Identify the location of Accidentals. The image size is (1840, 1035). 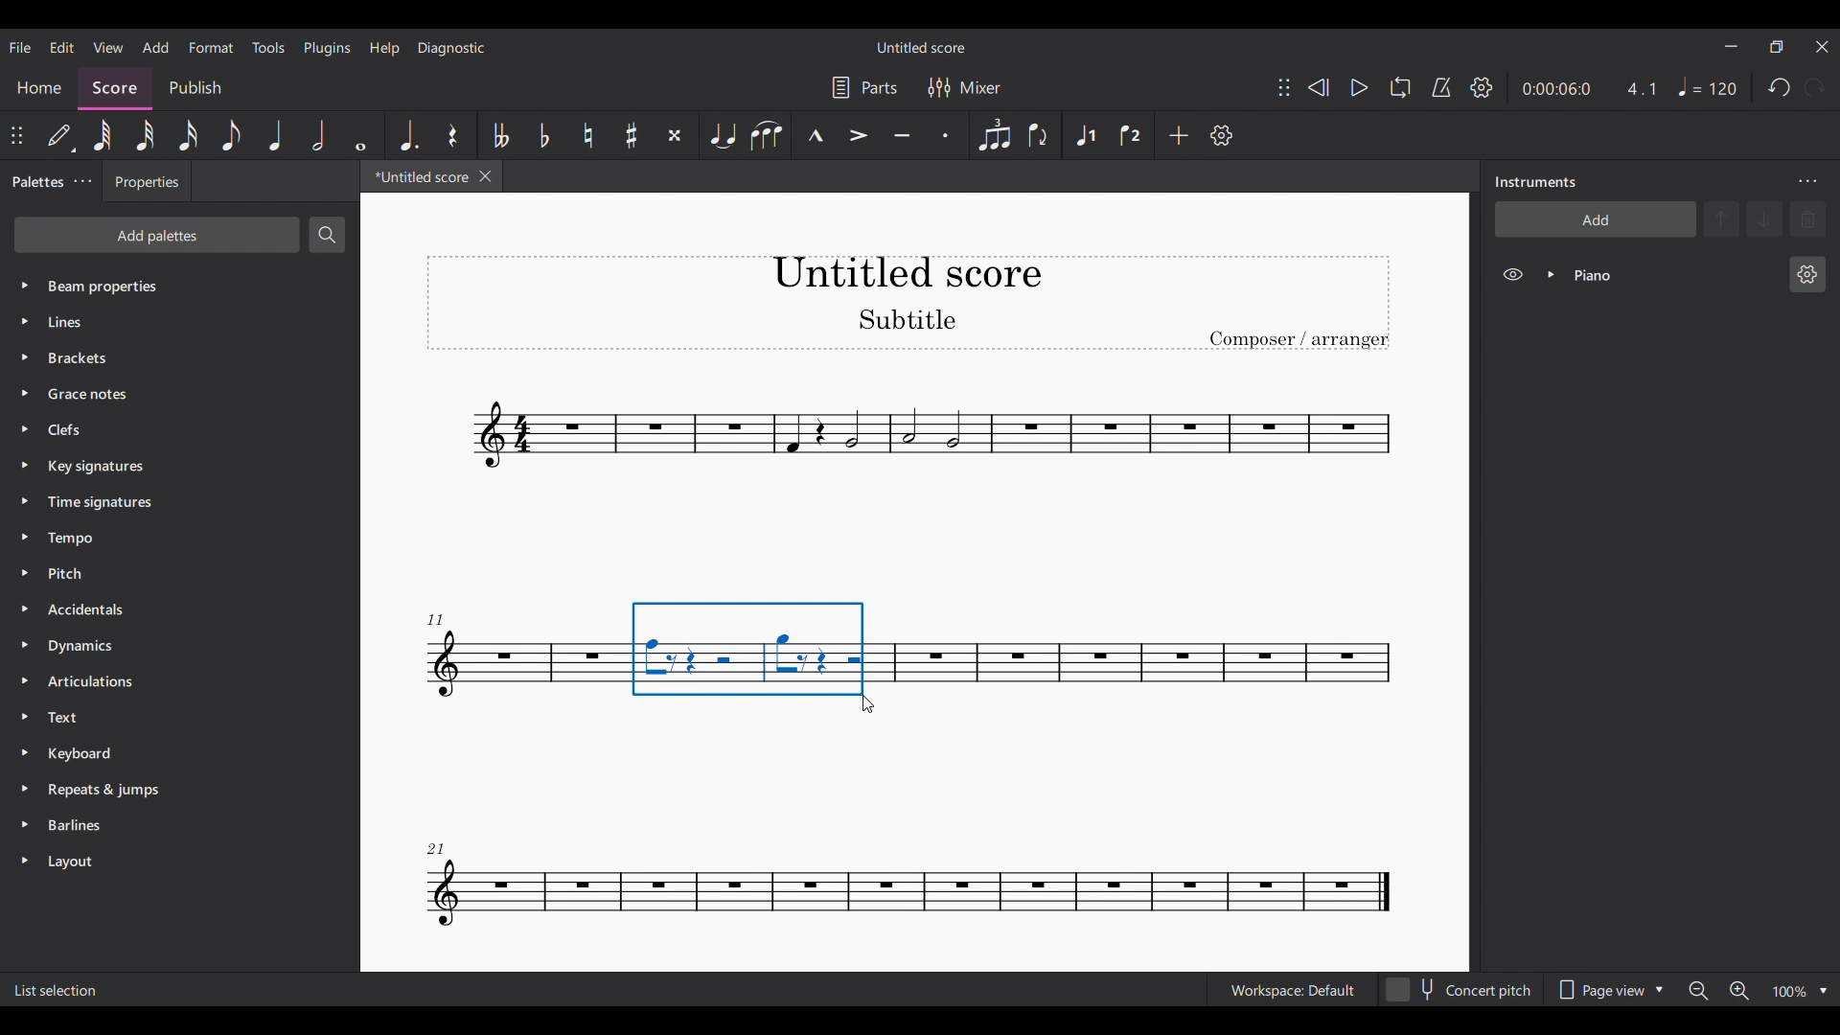
(160, 610).